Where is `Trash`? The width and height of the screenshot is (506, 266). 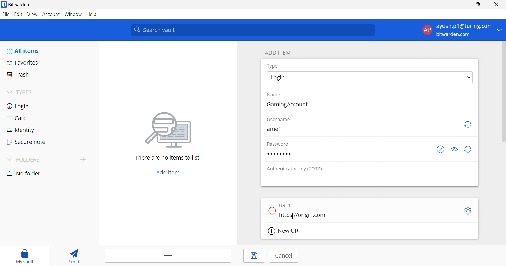 Trash is located at coordinates (20, 75).